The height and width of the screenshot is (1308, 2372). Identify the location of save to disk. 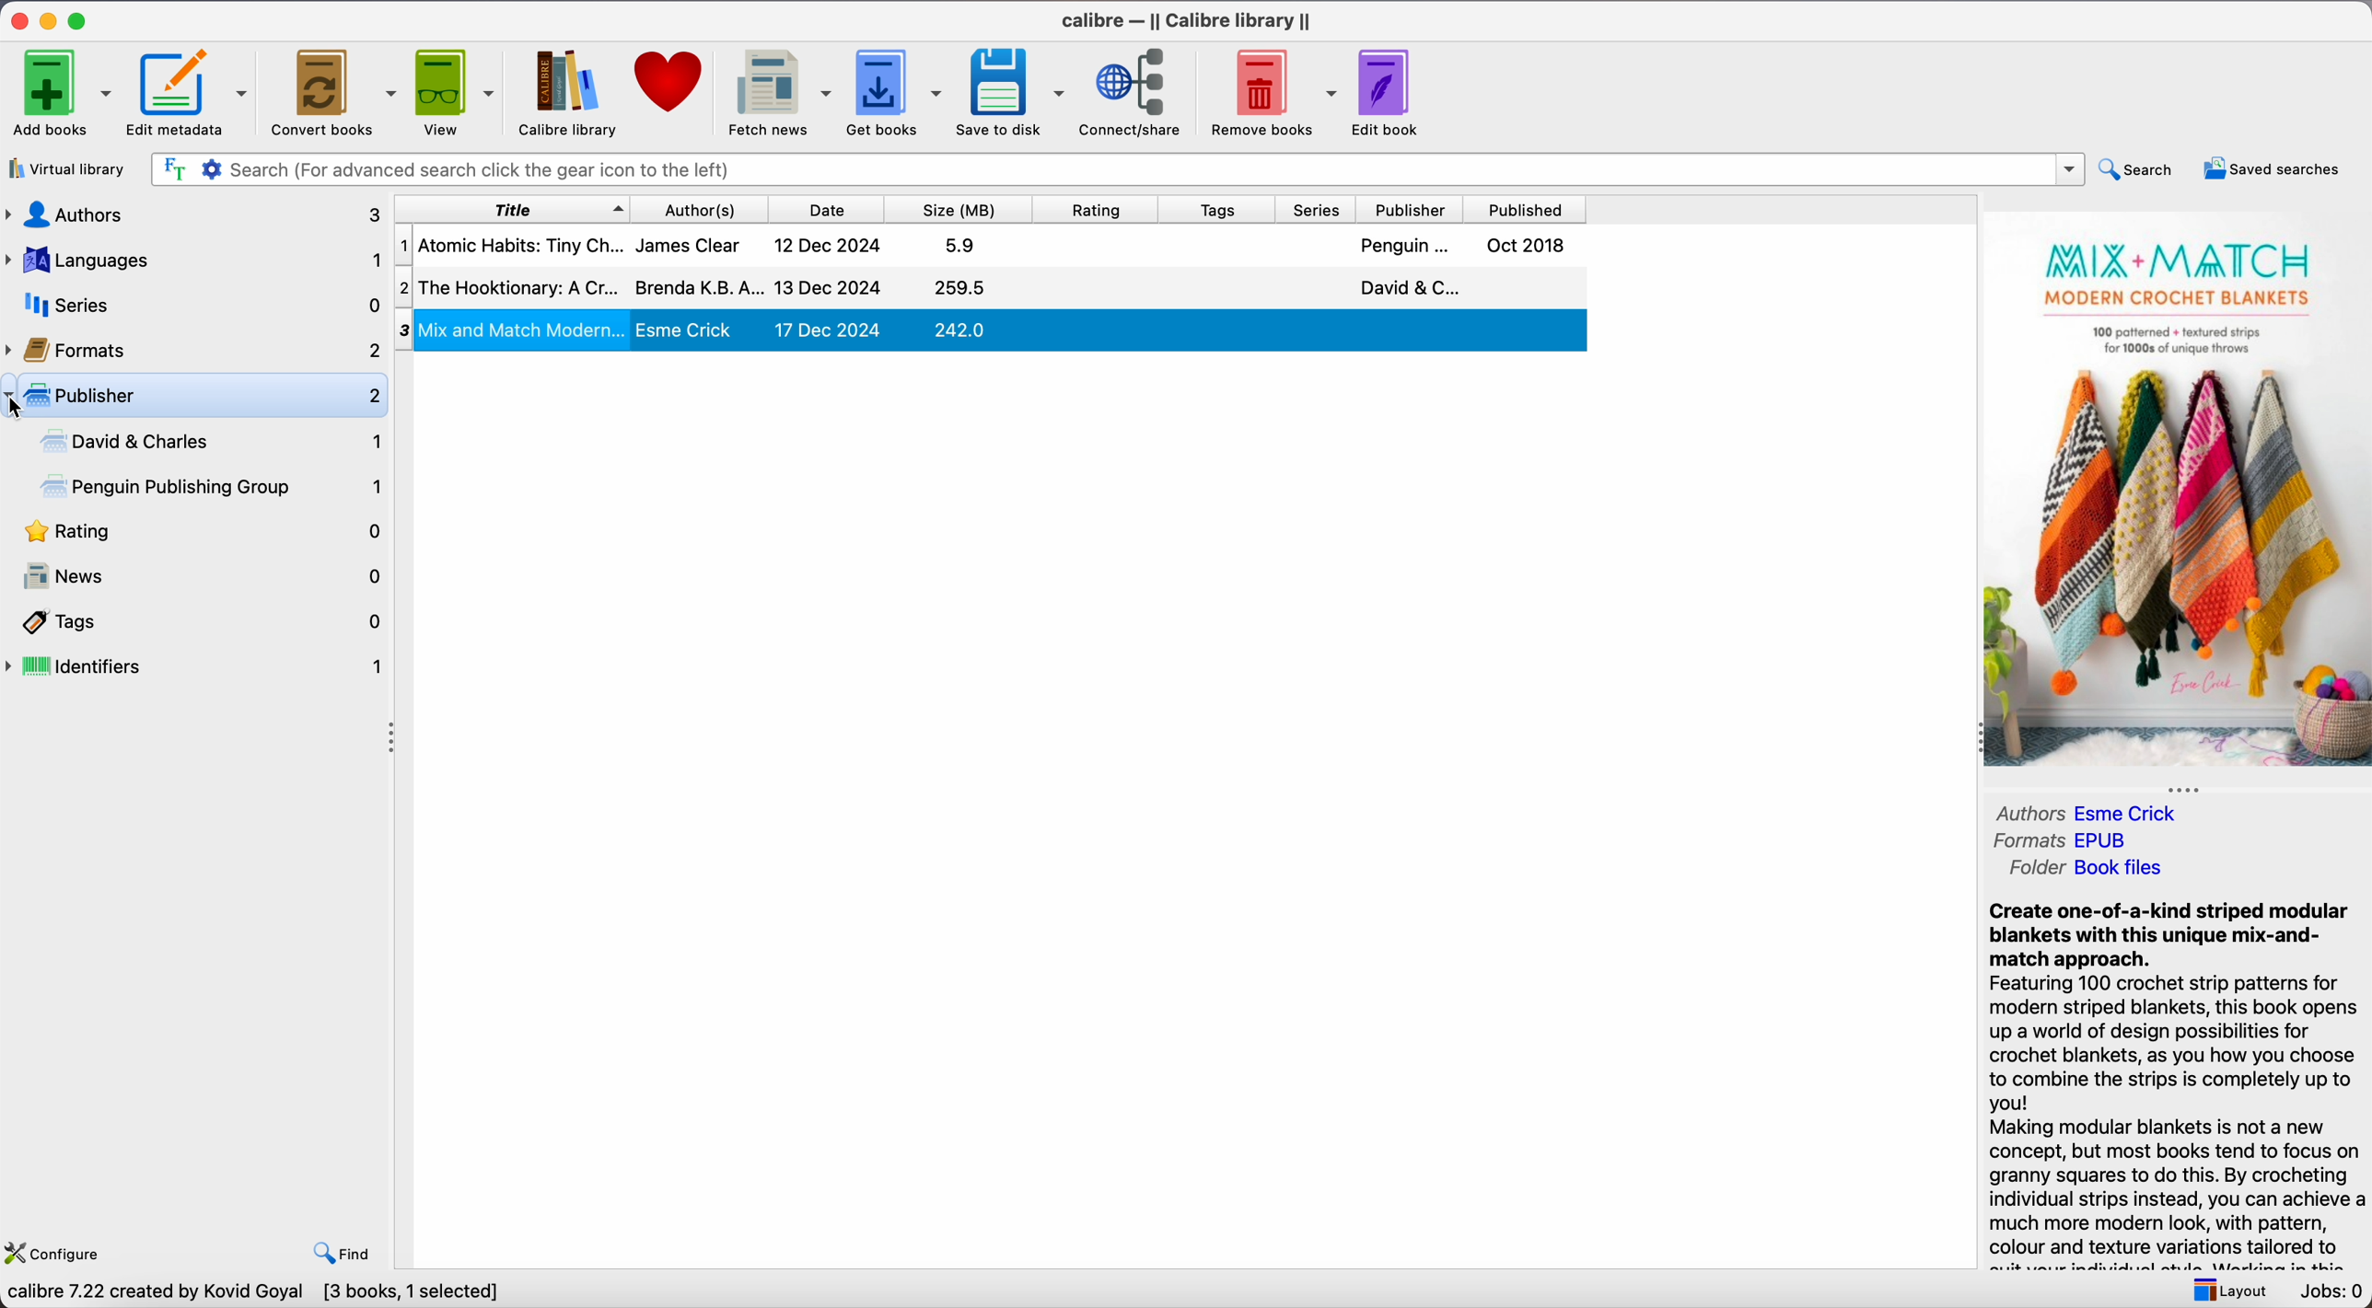
(1012, 92).